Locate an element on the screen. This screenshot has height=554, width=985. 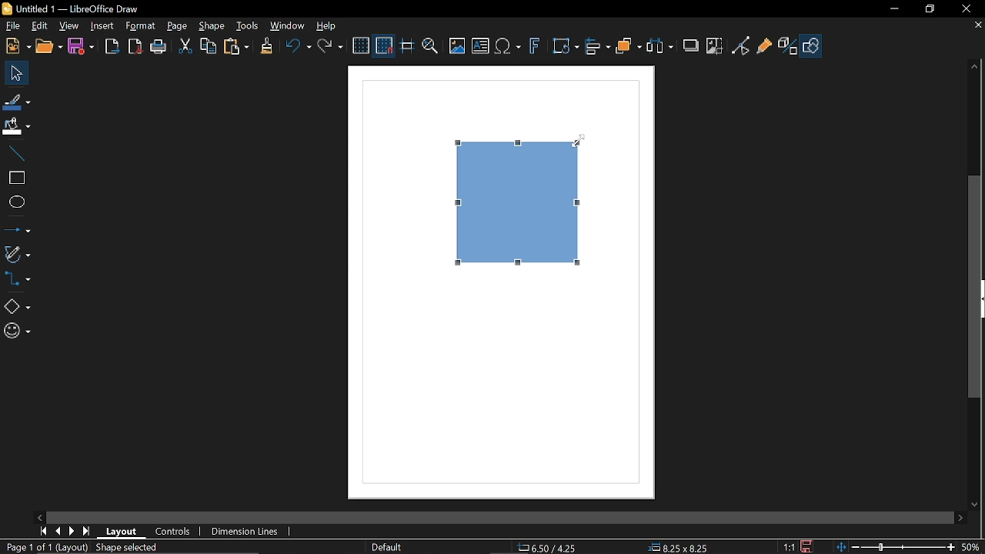
Dimension lines is located at coordinates (244, 532).